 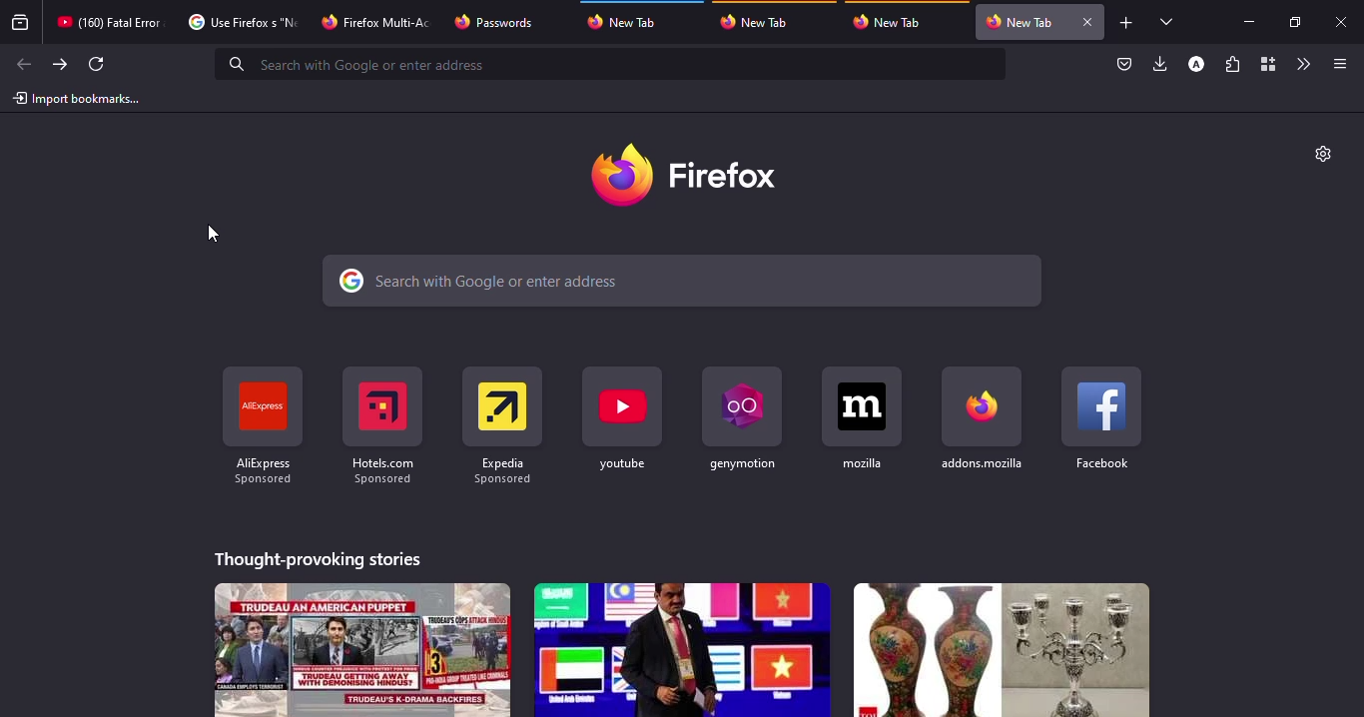 I want to click on extensions, so click(x=1231, y=64).